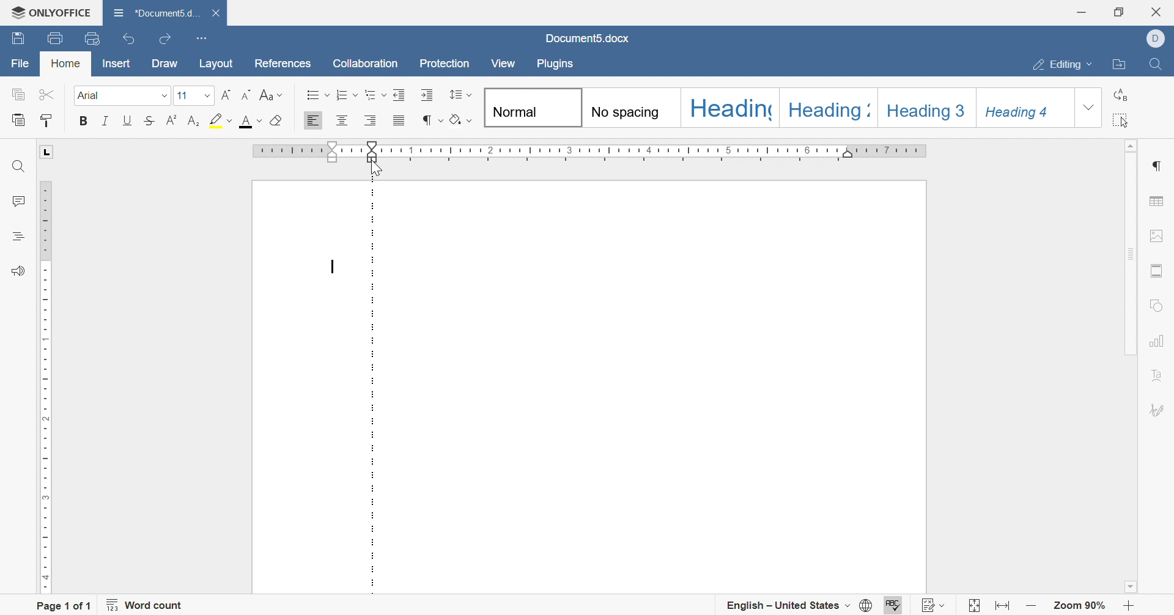 Image resolution: width=1174 pixels, height=615 pixels. I want to click on references, so click(283, 63).